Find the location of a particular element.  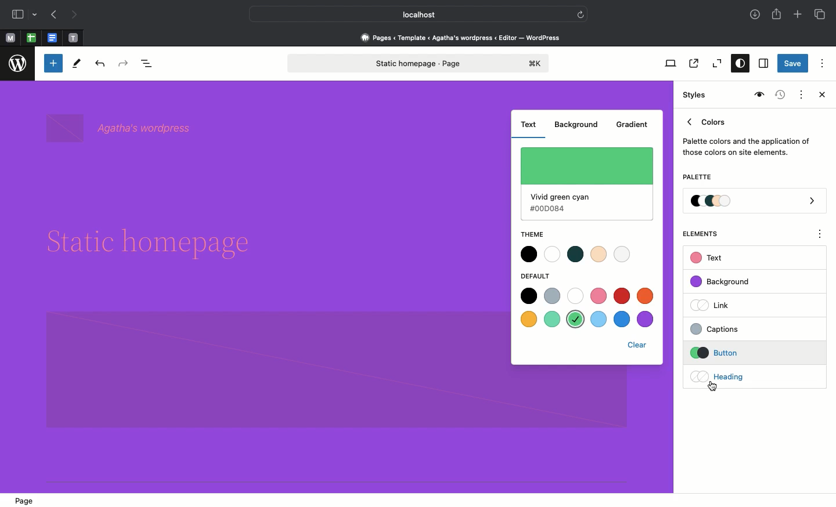

Headings is located at coordinates (734, 375).